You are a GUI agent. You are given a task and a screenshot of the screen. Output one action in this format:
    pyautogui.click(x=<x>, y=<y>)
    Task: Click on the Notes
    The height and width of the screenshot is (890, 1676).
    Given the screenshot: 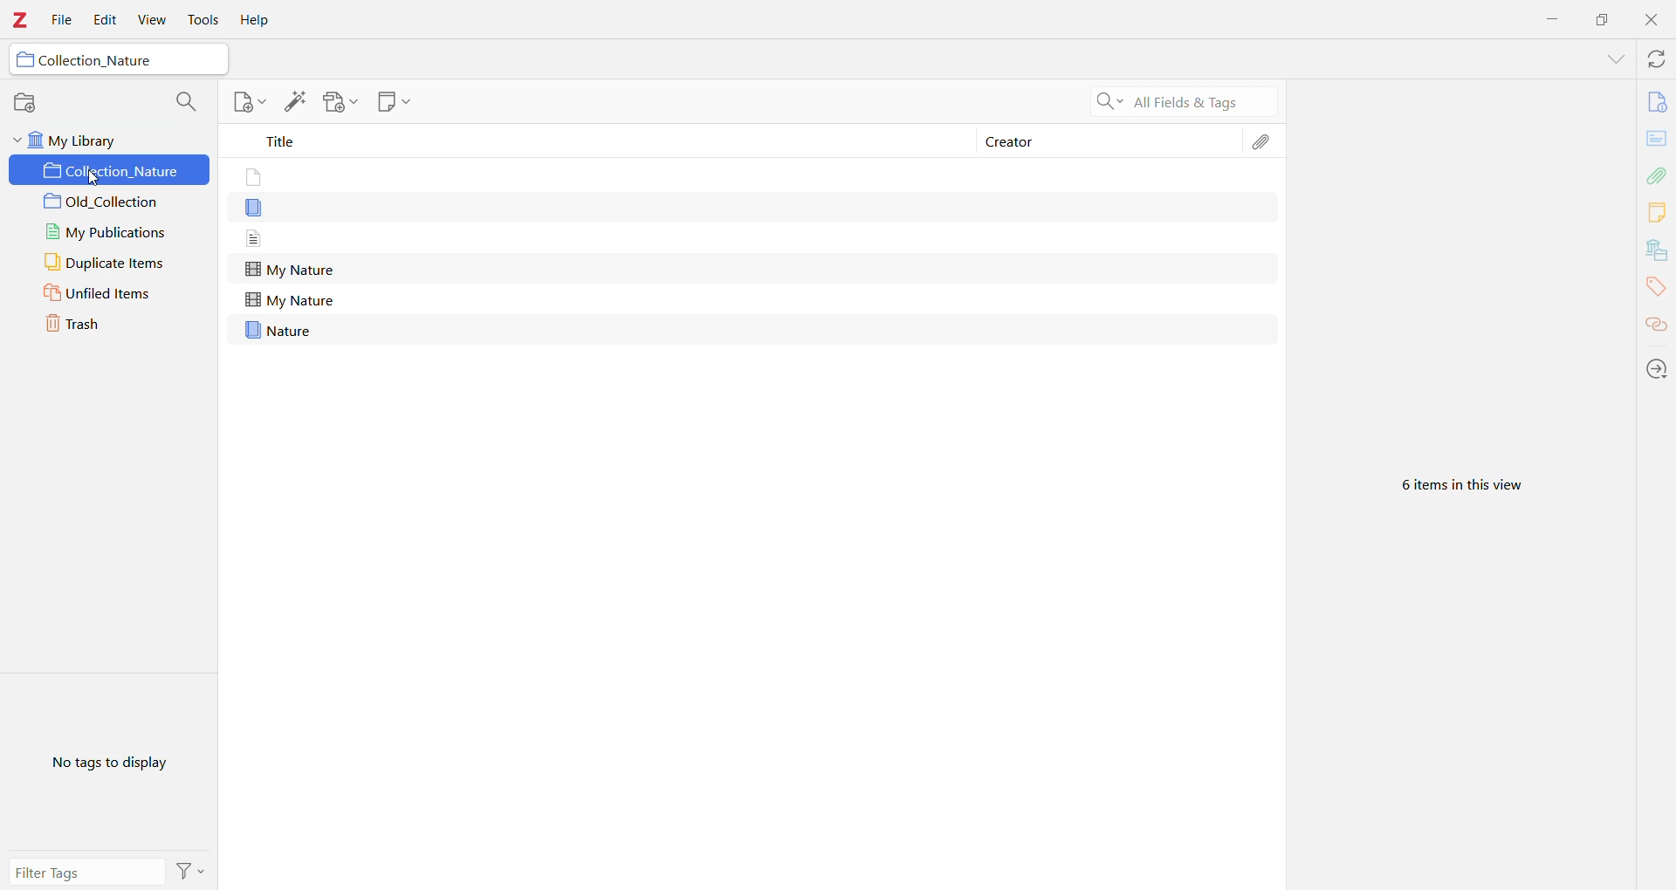 What is the action you would take?
    pyautogui.click(x=1656, y=214)
    